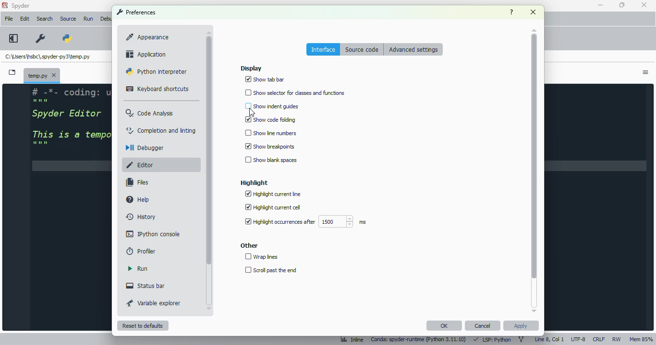 The width and height of the screenshot is (656, 345). I want to click on show line numbers, so click(271, 133).